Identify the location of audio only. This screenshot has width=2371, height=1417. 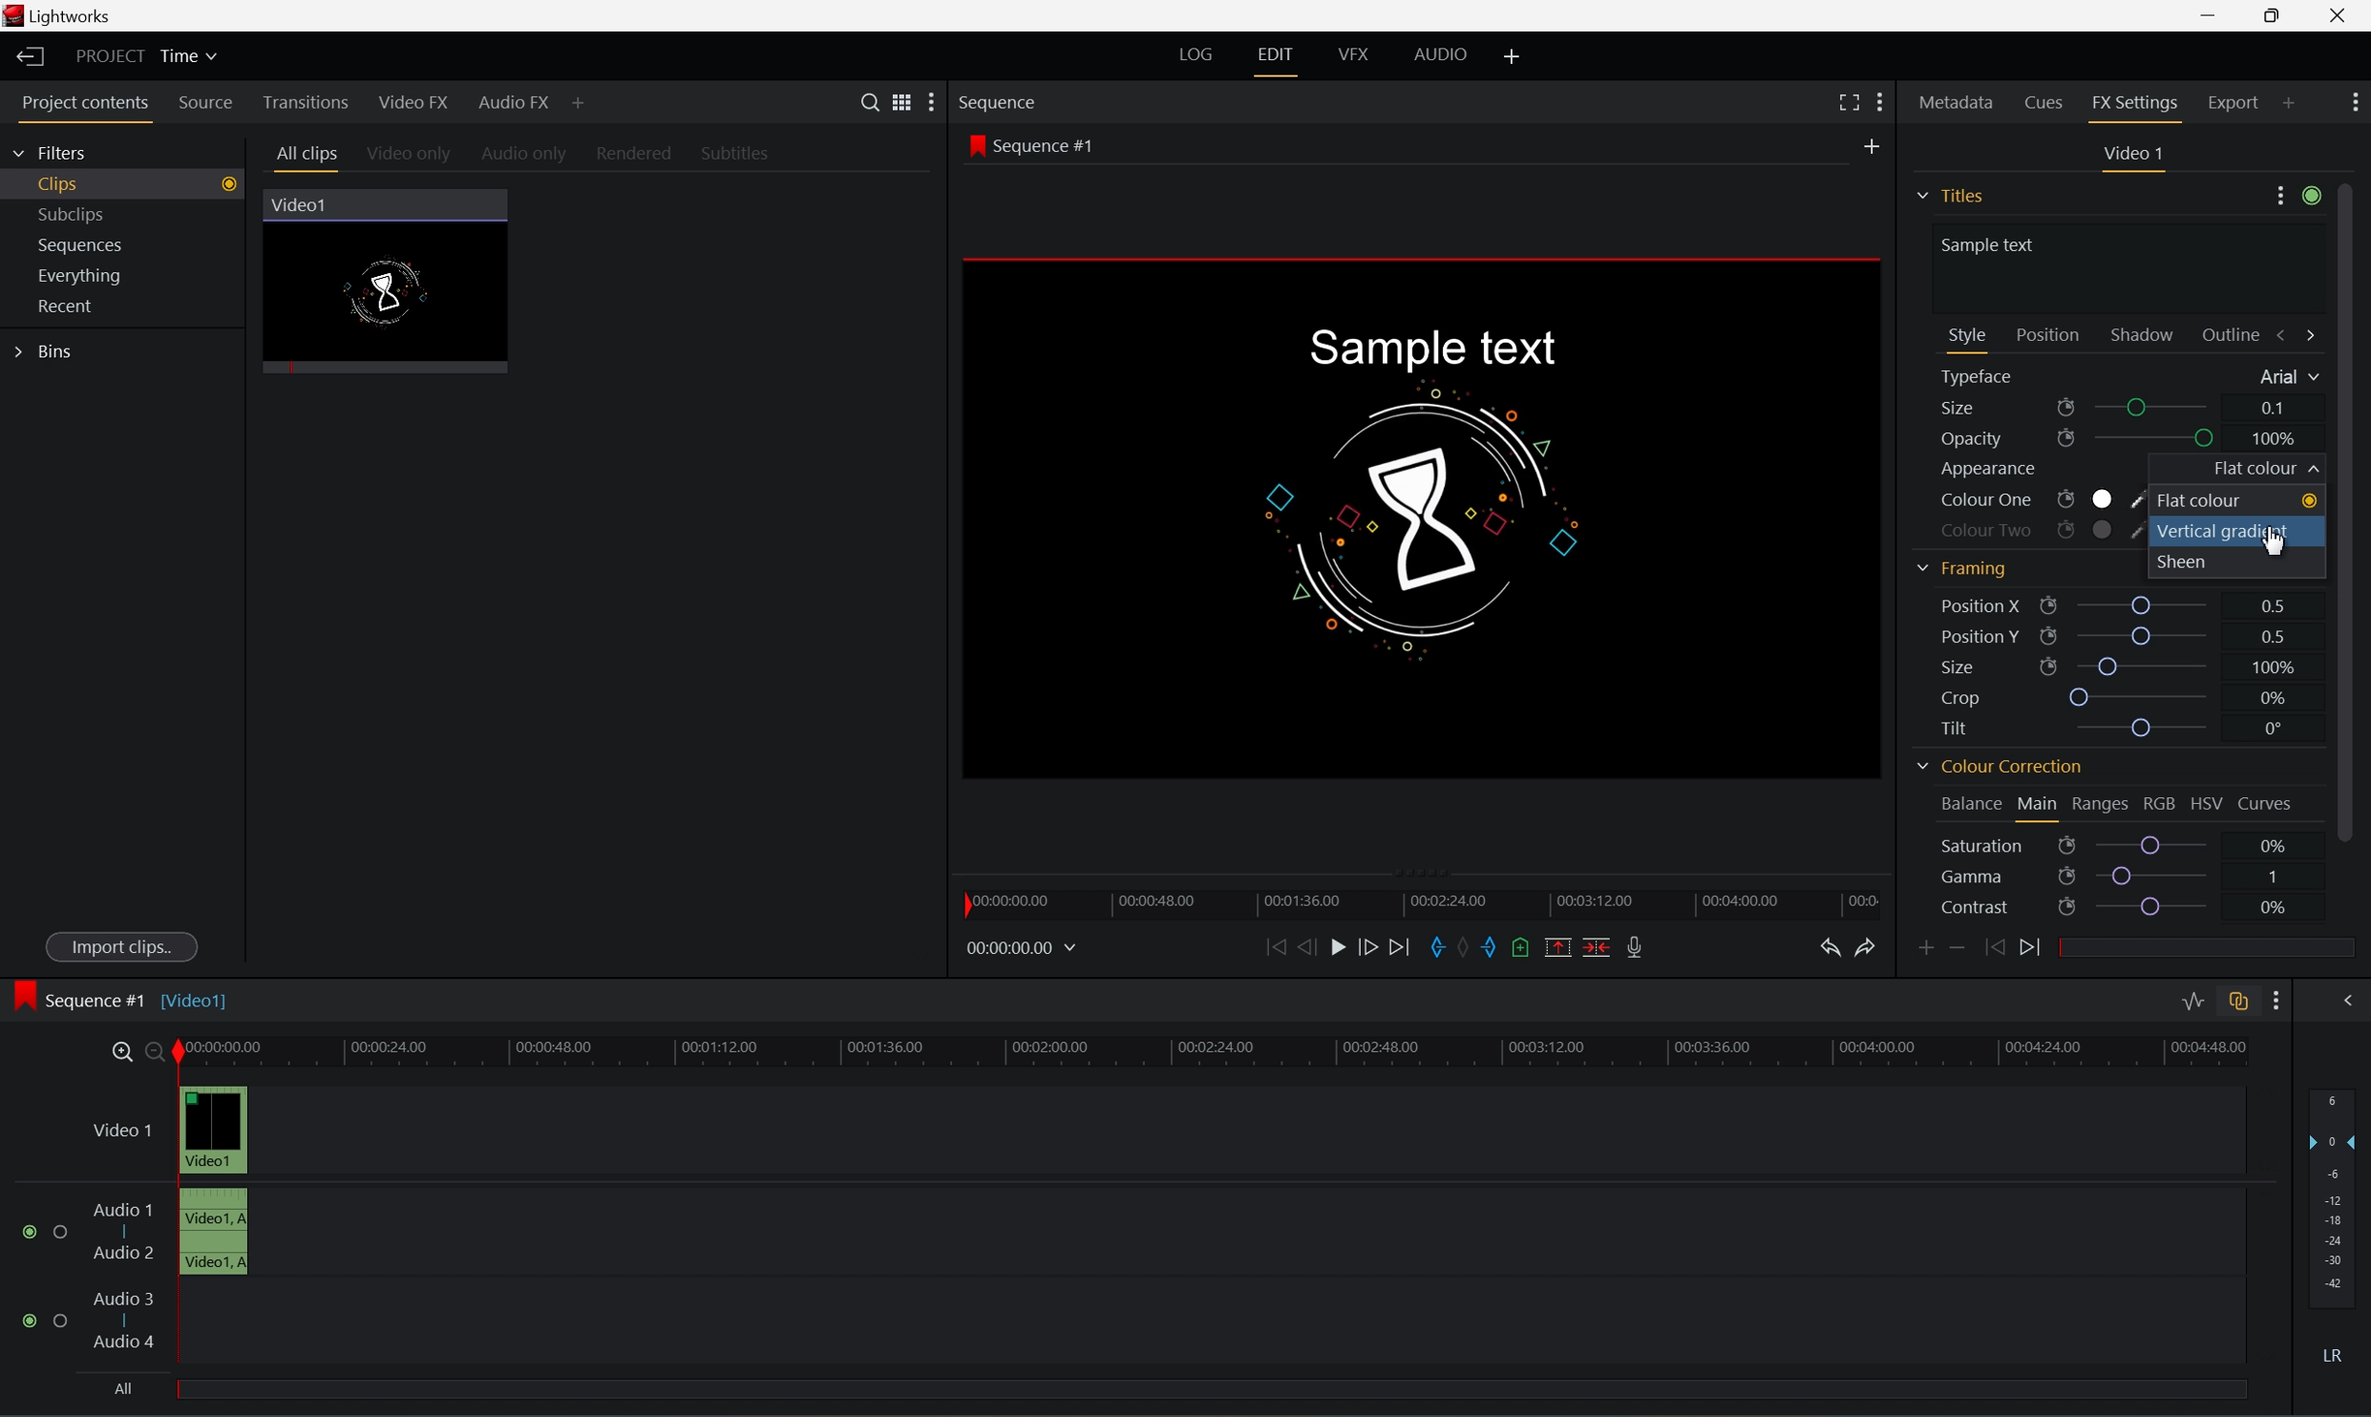
(526, 156).